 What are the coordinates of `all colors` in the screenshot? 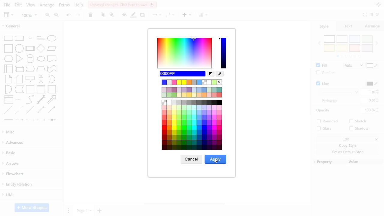 It's located at (191, 125).